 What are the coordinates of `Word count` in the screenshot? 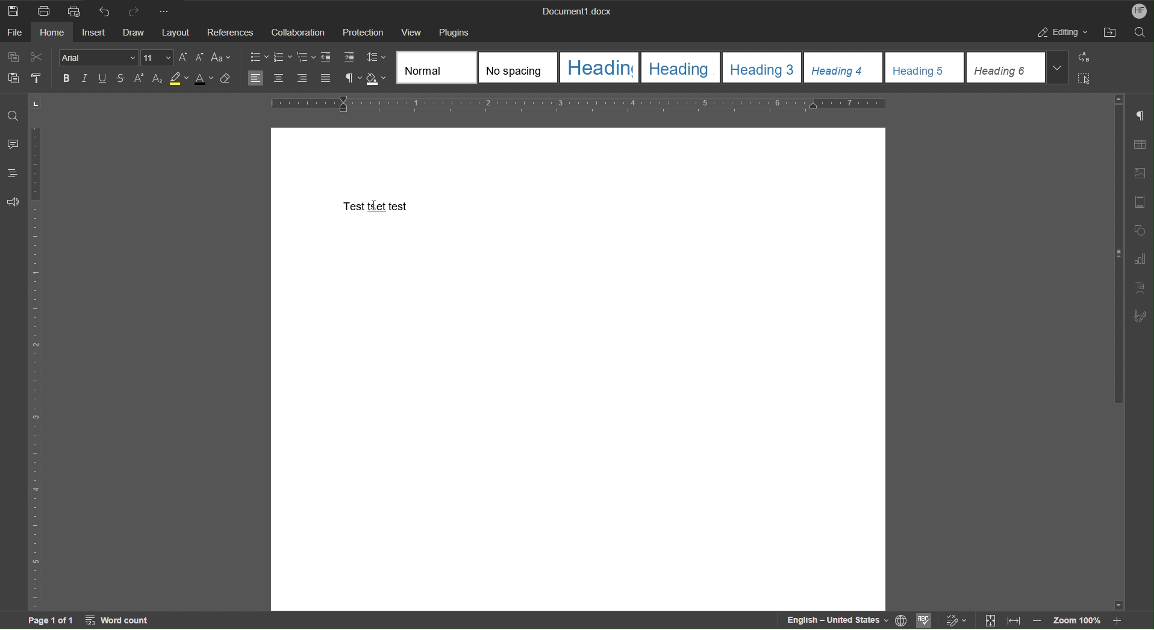 It's located at (119, 620).